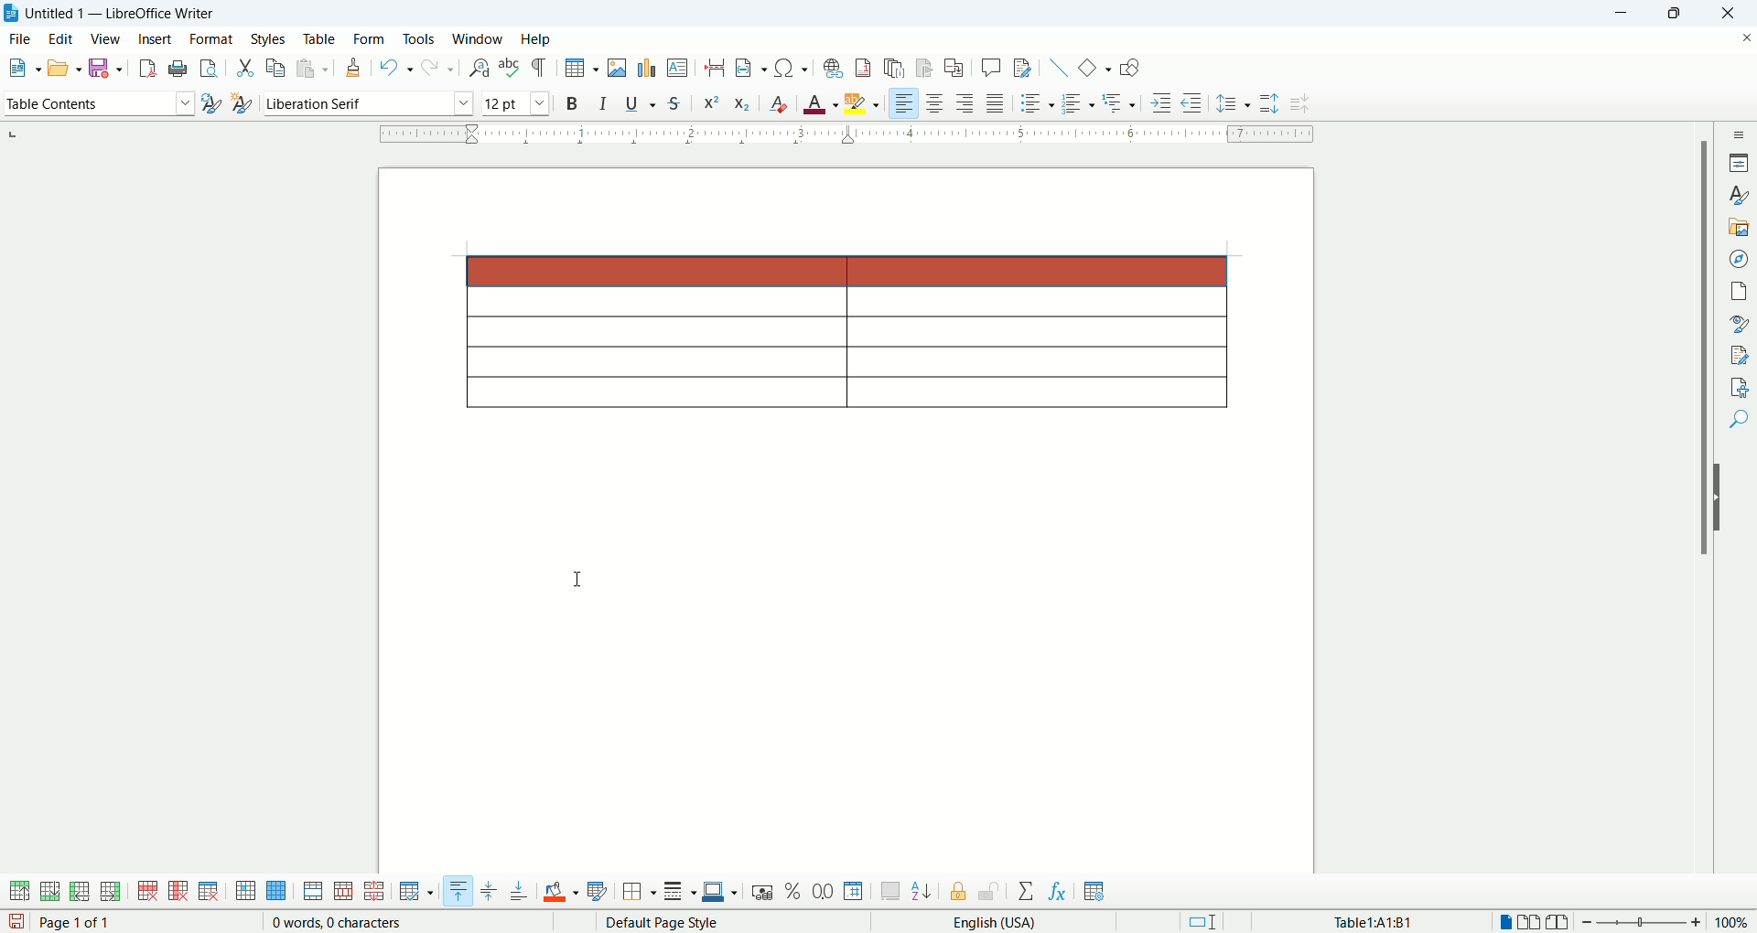 Image resolution: width=1757 pixels, height=933 pixels. I want to click on border, so click(847, 136).